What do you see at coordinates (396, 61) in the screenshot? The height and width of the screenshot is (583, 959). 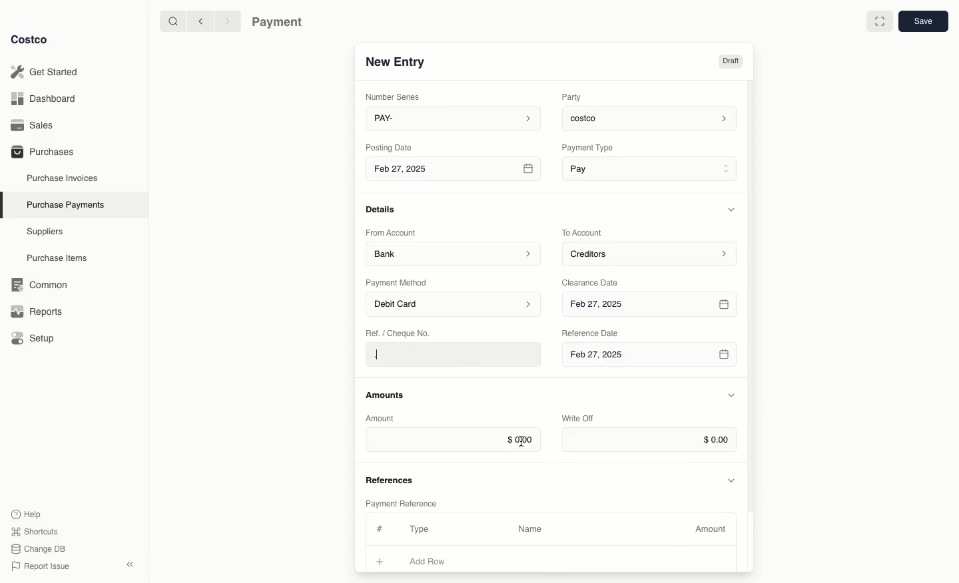 I see `New Entry` at bounding box center [396, 61].